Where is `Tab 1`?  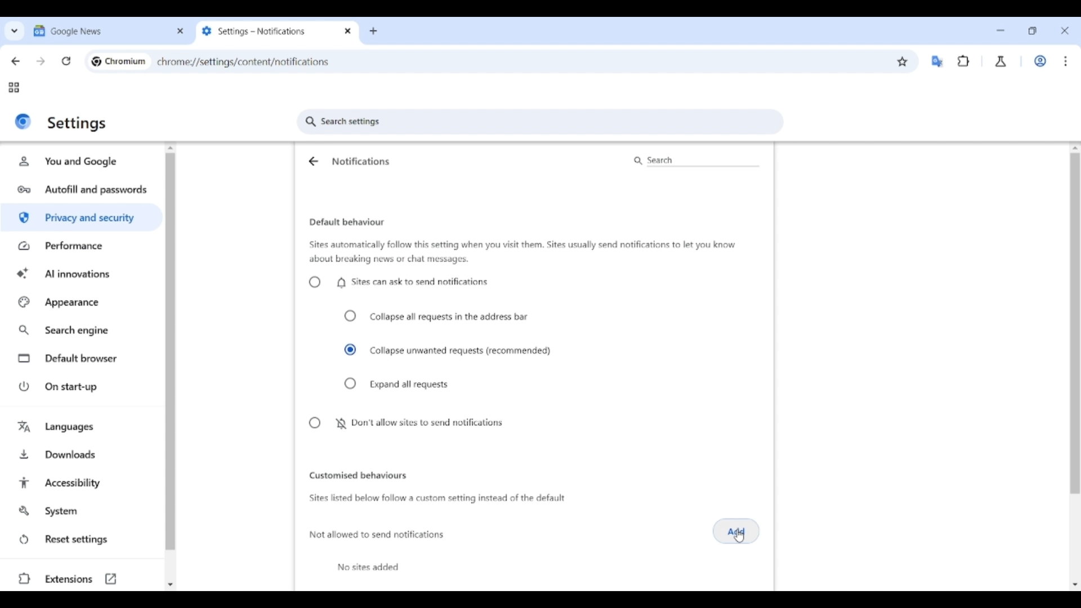 Tab 1 is located at coordinates (100, 30).